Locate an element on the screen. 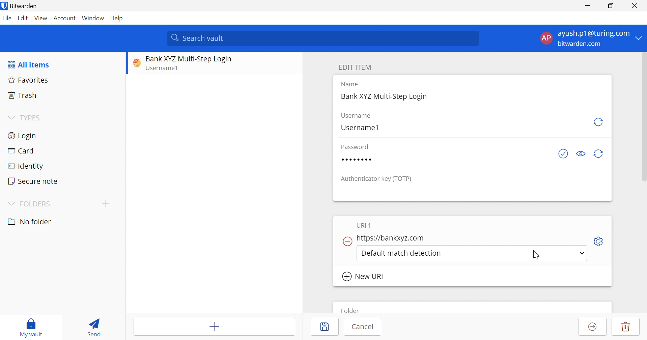 The width and height of the screenshot is (647, 340). Cancel is located at coordinates (363, 326).